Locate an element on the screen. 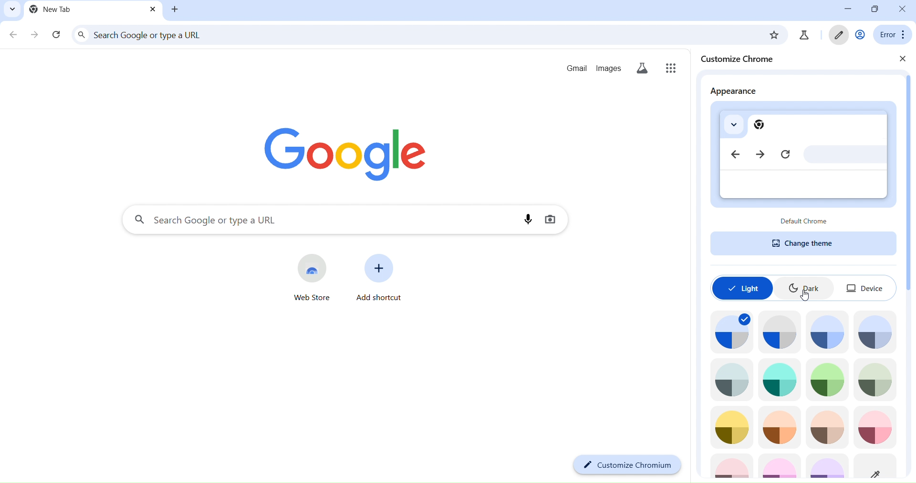 This screenshot has width=916, height=483. search panel is located at coordinates (321, 220).